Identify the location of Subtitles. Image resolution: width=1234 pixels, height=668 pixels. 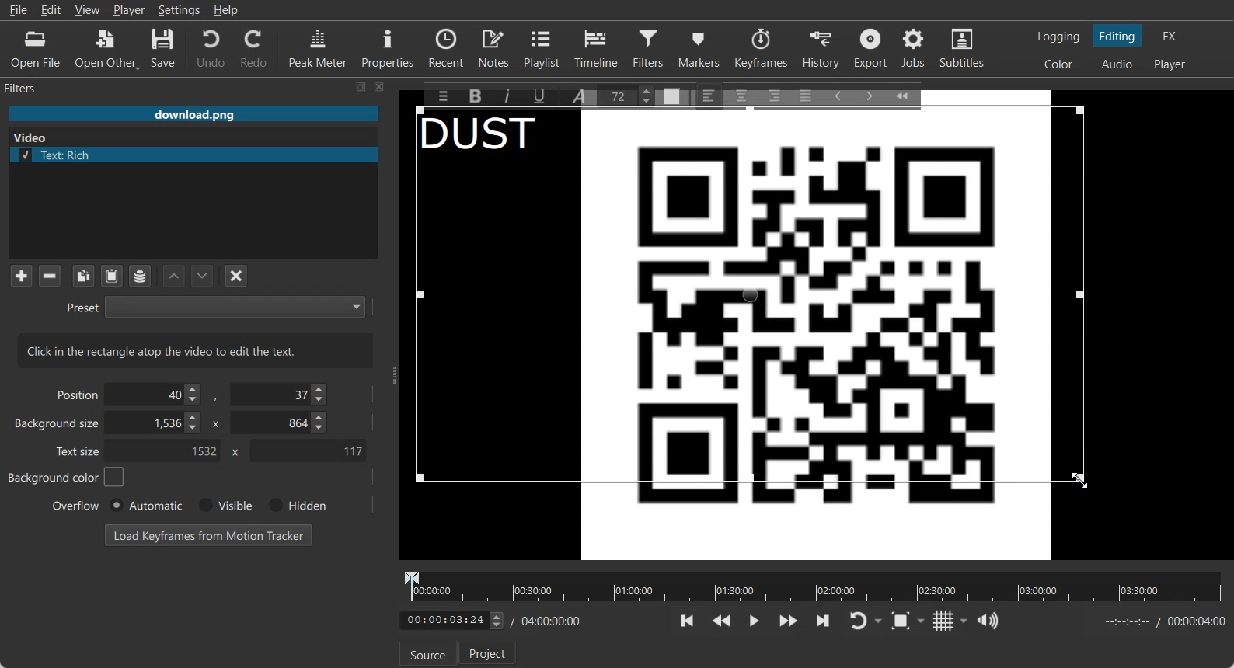
(963, 48).